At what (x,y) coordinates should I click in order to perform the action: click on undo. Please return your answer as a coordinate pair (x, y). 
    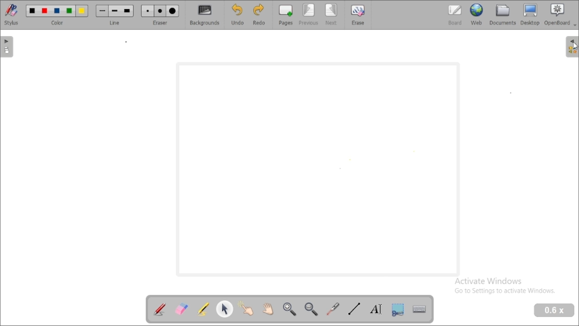
    Looking at the image, I should click on (237, 14).